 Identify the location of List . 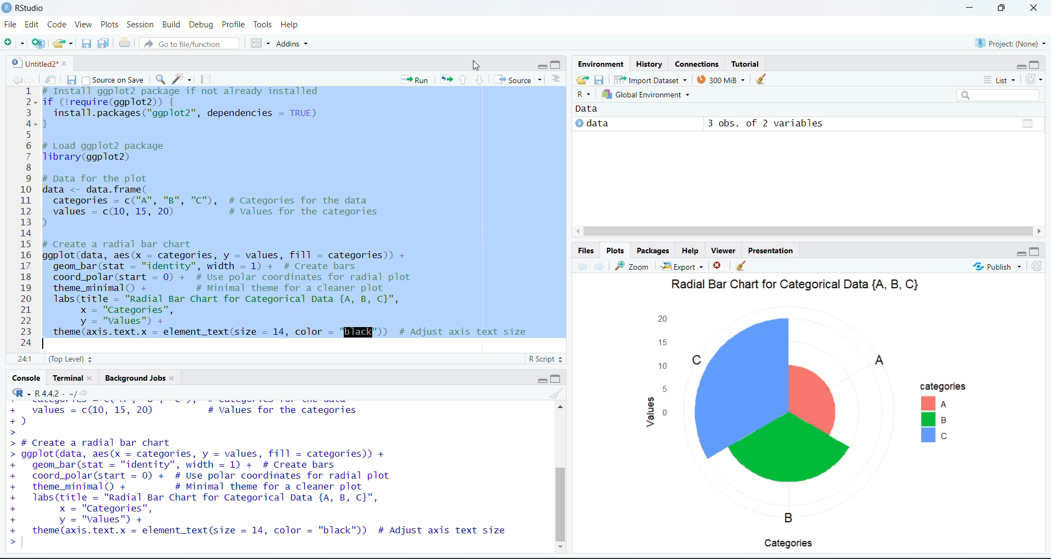
(1000, 80).